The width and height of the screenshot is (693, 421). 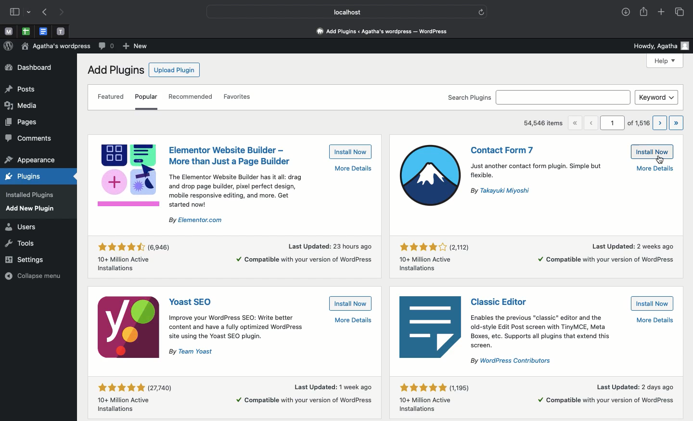 I want to click on pinned tabs, so click(x=26, y=31).